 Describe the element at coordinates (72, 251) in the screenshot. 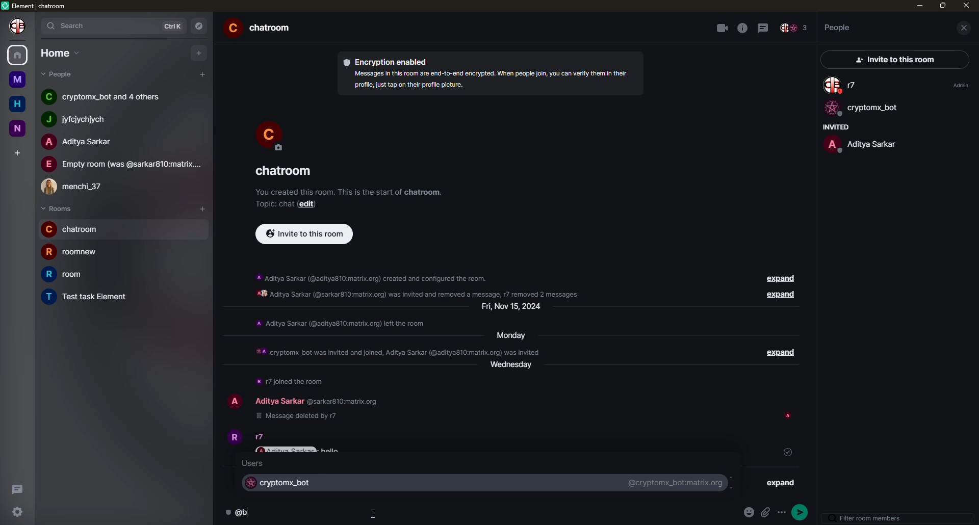

I see `room` at that location.